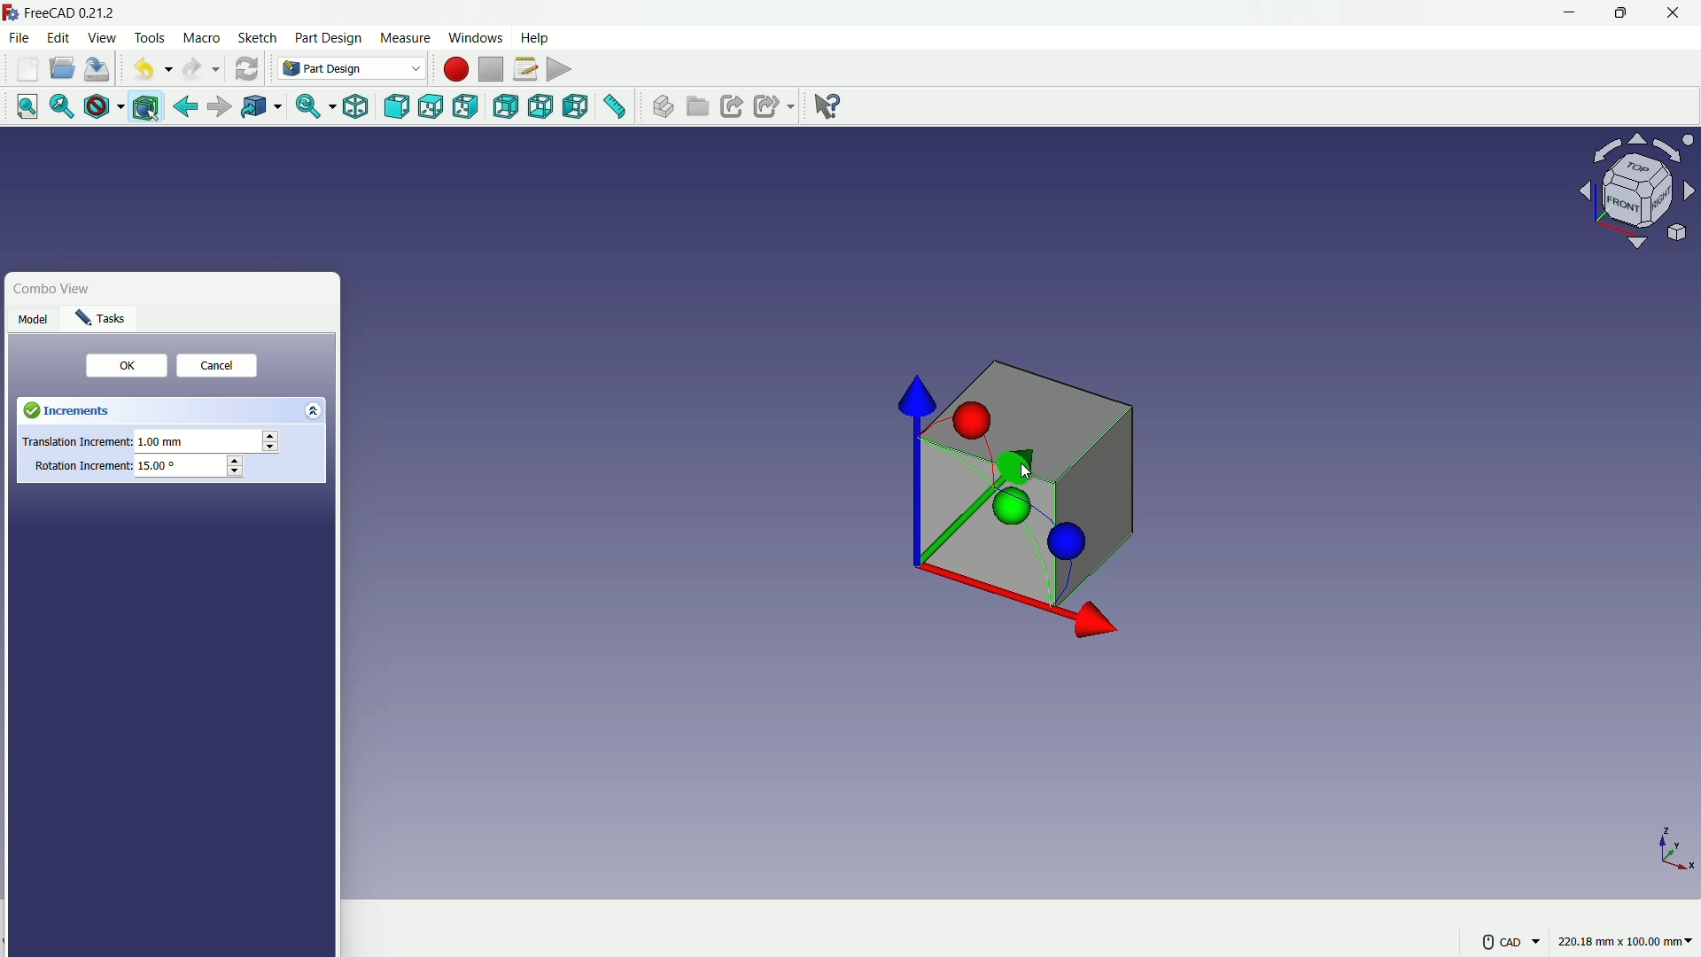 The width and height of the screenshot is (1701, 957). I want to click on forward, so click(217, 109).